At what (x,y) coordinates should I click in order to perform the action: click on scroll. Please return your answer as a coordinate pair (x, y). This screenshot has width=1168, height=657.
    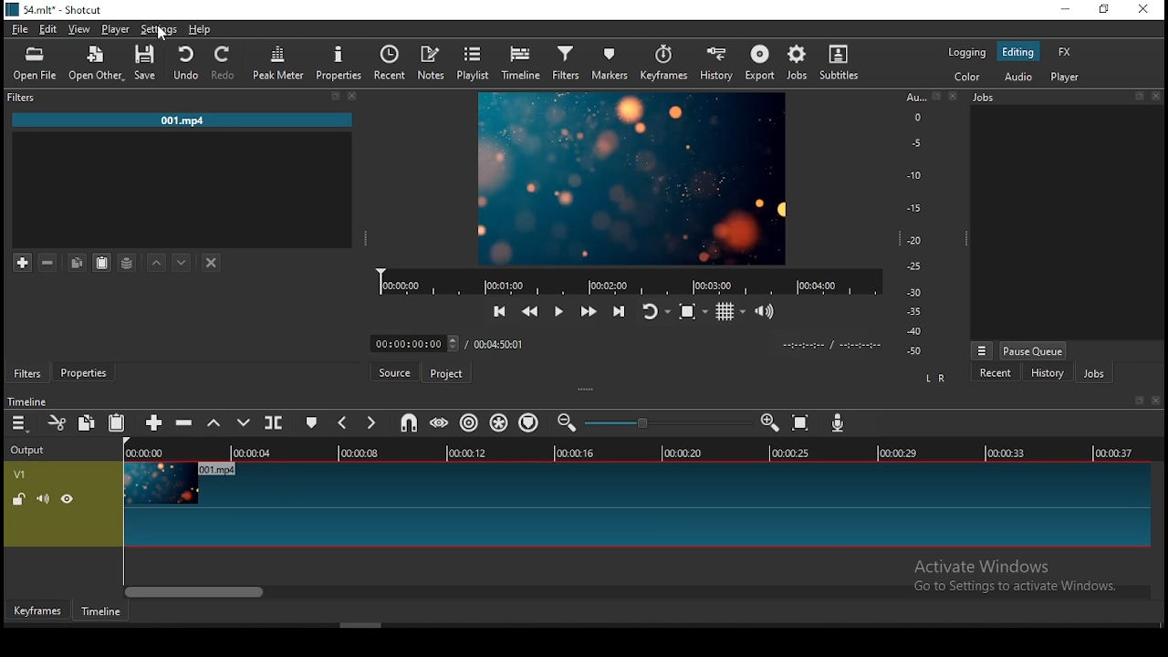
    Looking at the image, I should click on (360, 625).